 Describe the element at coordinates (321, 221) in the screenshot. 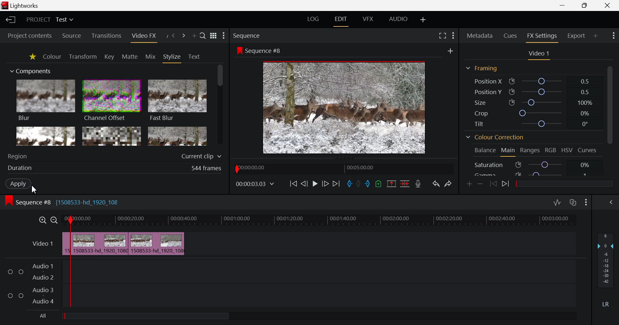

I see `Timeline Track` at that location.